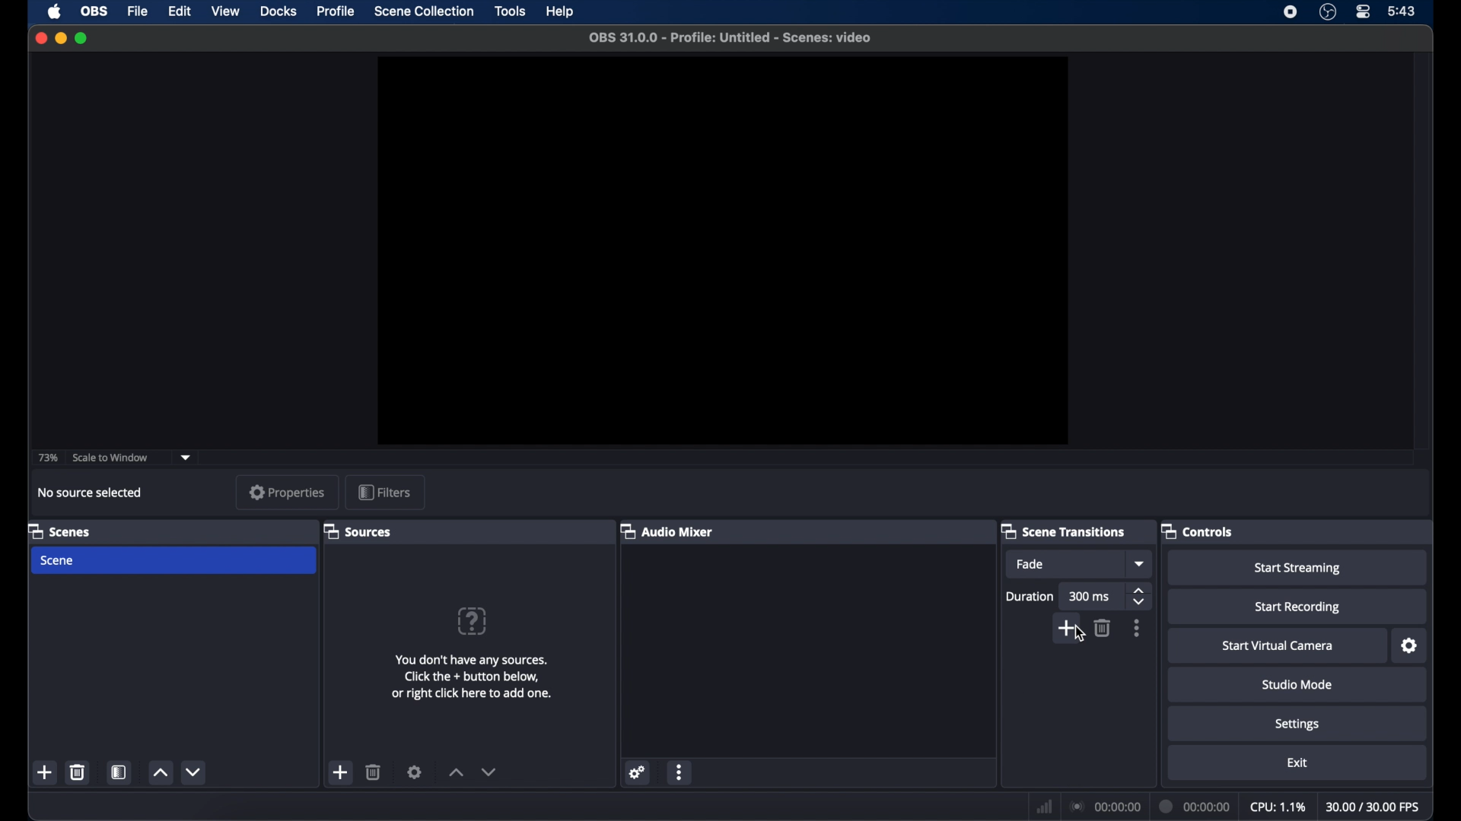 This screenshot has height=821, width=1461. Describe the element at coordinates (1031, 595) in the screenshot. I see `duration` at that location.